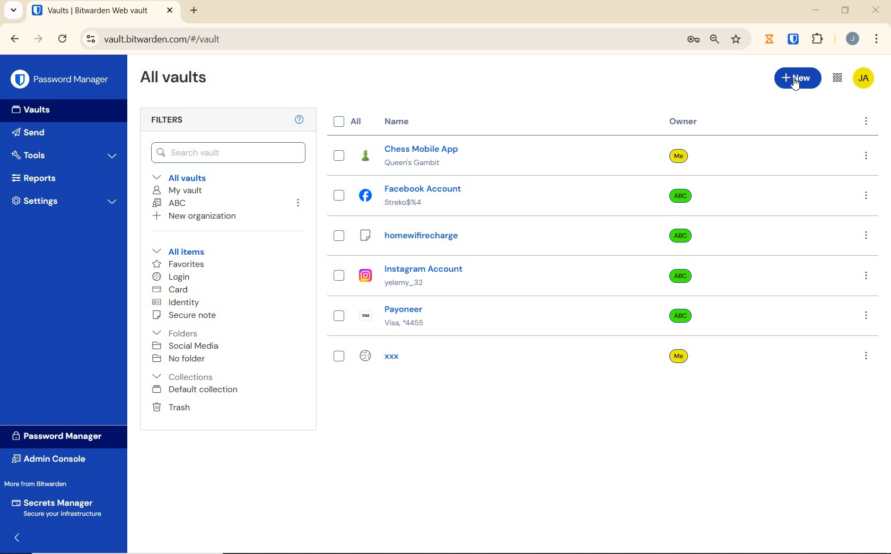  I want to click on xxx, so click(486, 354).